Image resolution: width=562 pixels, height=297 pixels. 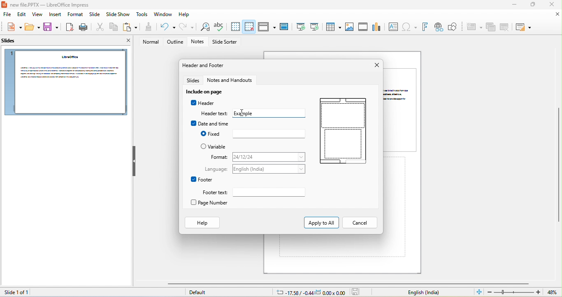 What do you see at coordinates (187, 27) in the screenshot?
I see `redo` at bounding box center [187, 27].